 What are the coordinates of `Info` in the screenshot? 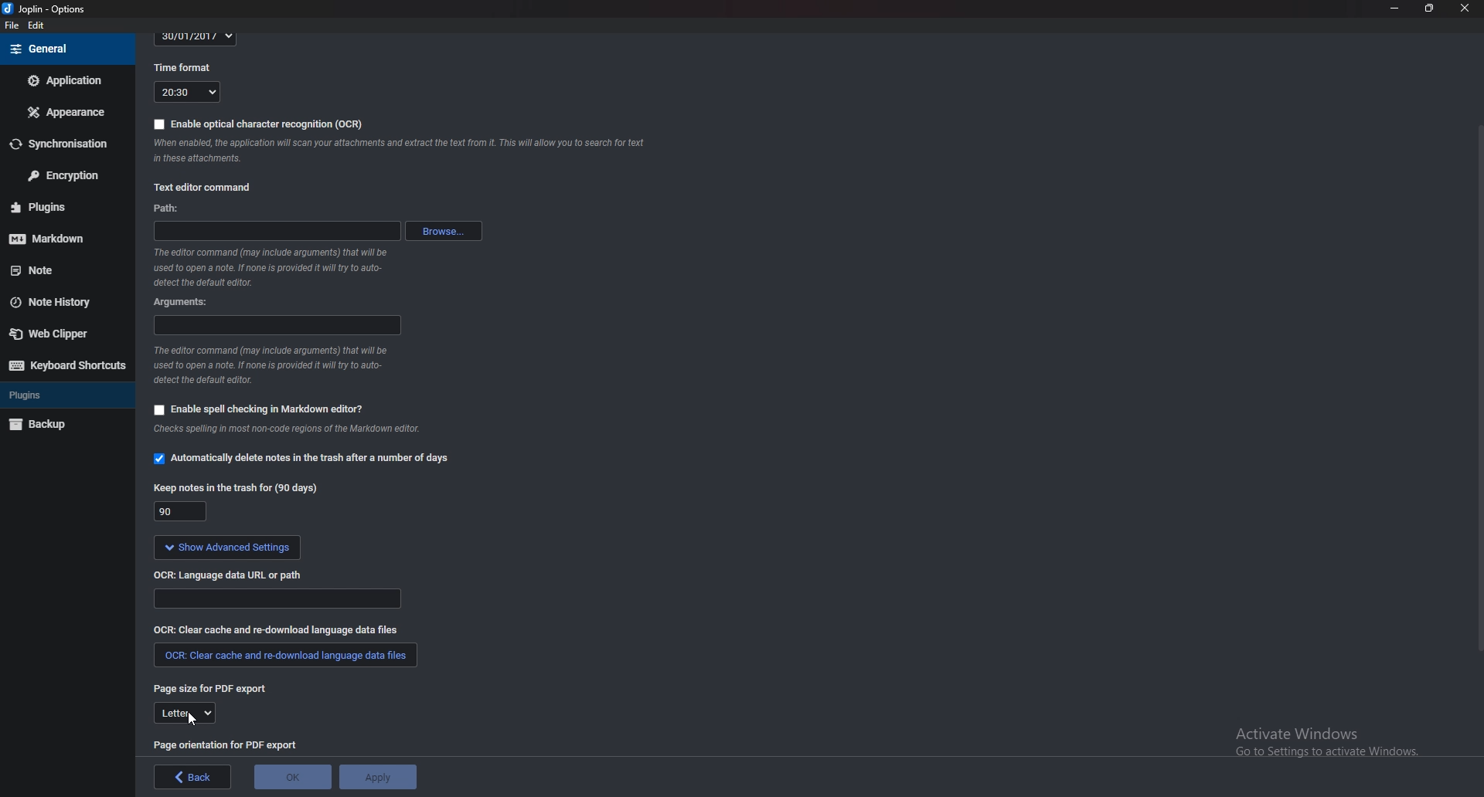 It's located at (298, 431).